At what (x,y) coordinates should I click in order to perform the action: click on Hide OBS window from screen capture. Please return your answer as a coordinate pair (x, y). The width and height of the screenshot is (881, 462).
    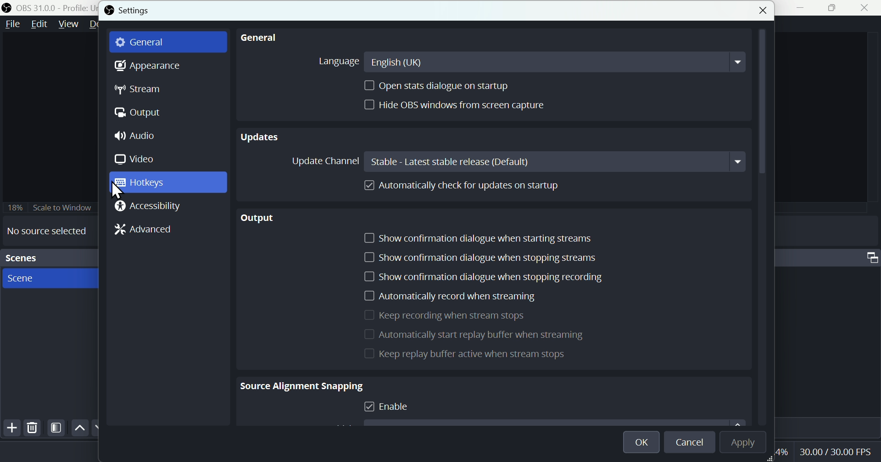
    Looking at the image, I should click on (468, 105).